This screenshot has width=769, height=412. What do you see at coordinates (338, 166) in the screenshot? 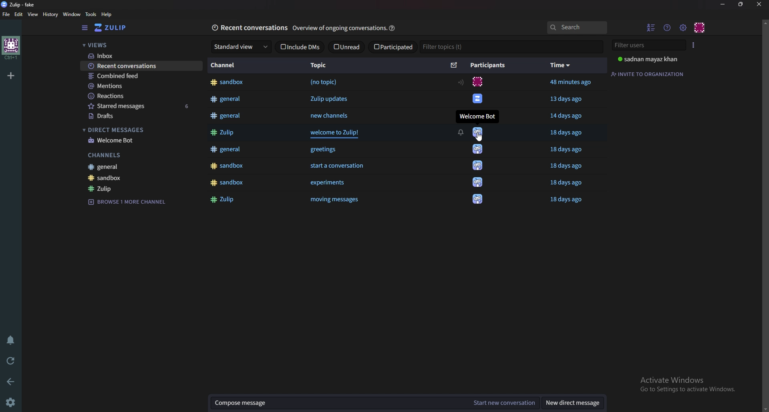
I see `start a conversation` at bounding box center [338, 166].